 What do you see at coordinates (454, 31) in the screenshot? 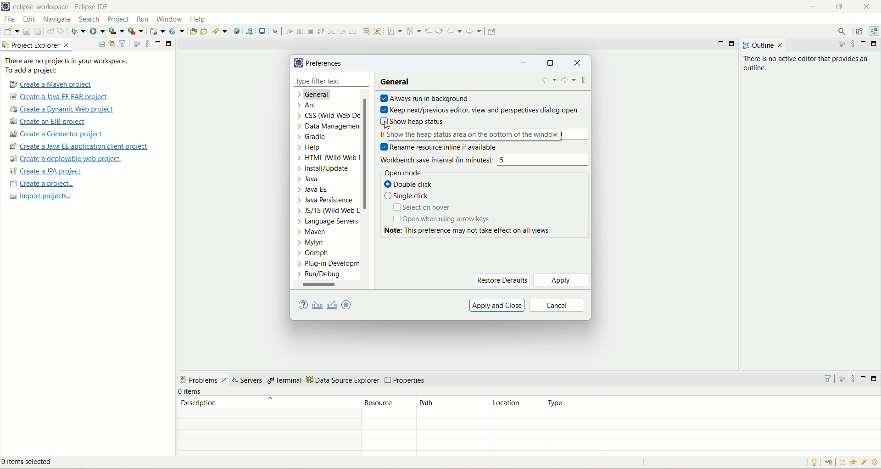
I see `back` at bounding box center [454, 31].